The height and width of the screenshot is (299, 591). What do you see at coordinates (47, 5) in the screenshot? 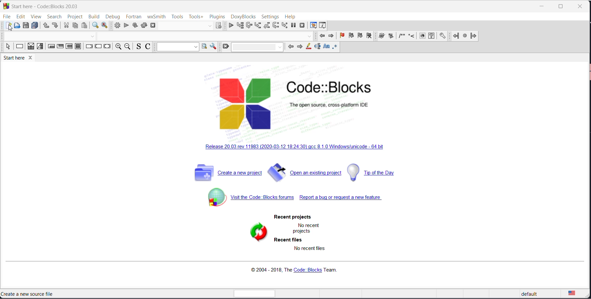
I see `Start here` at bounding box center [47, 5].